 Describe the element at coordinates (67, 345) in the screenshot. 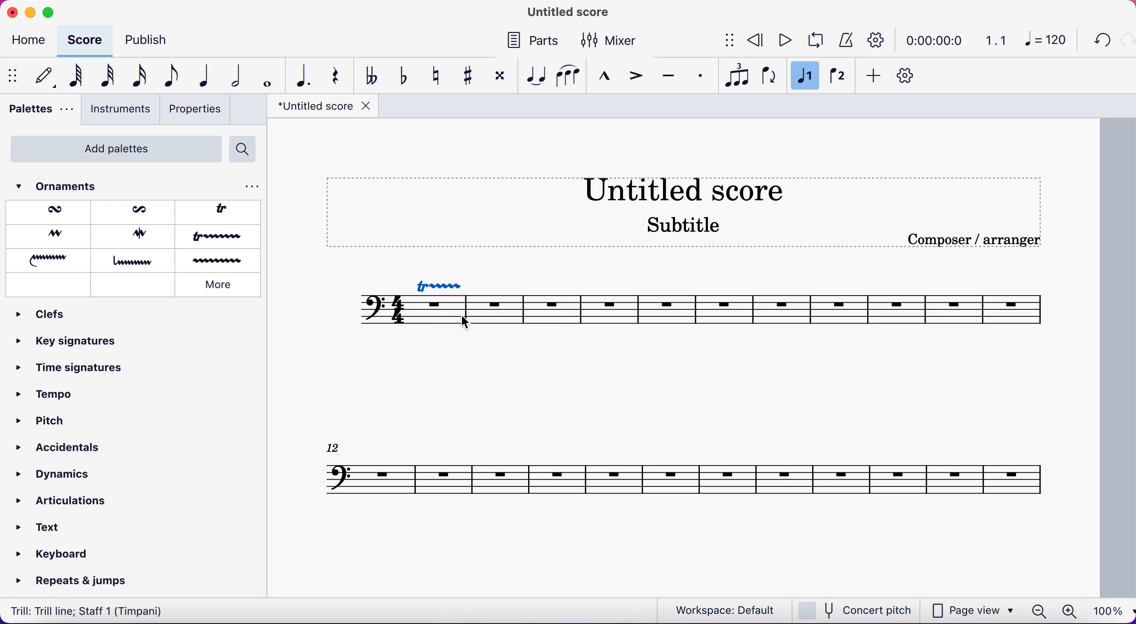

I see `key signatures` at that location.